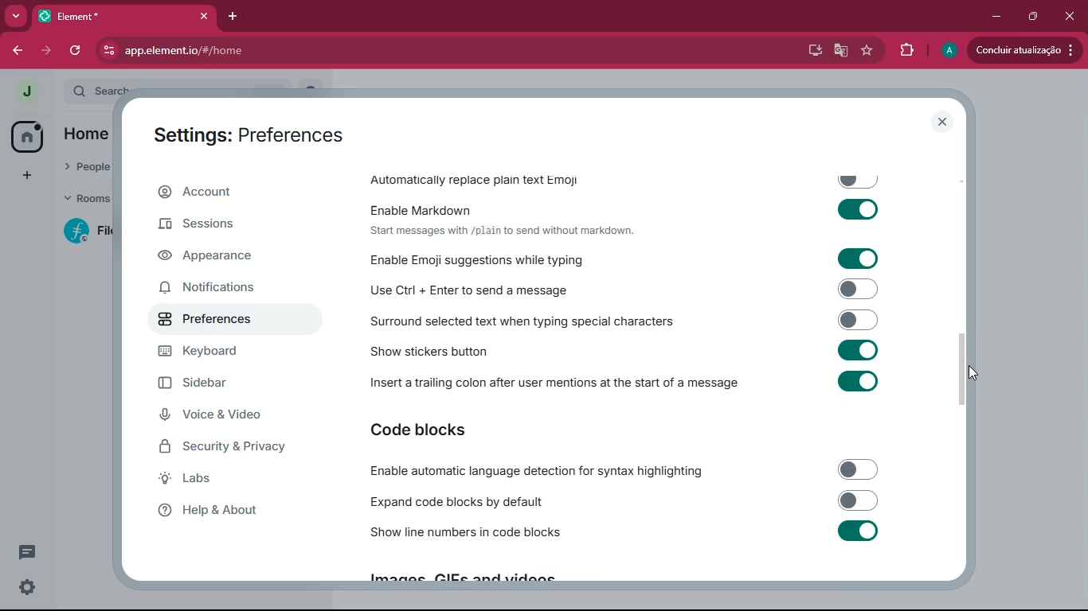 The width and height of the screenshot is (1088, 611). I want to click on people, so click(86, 169).